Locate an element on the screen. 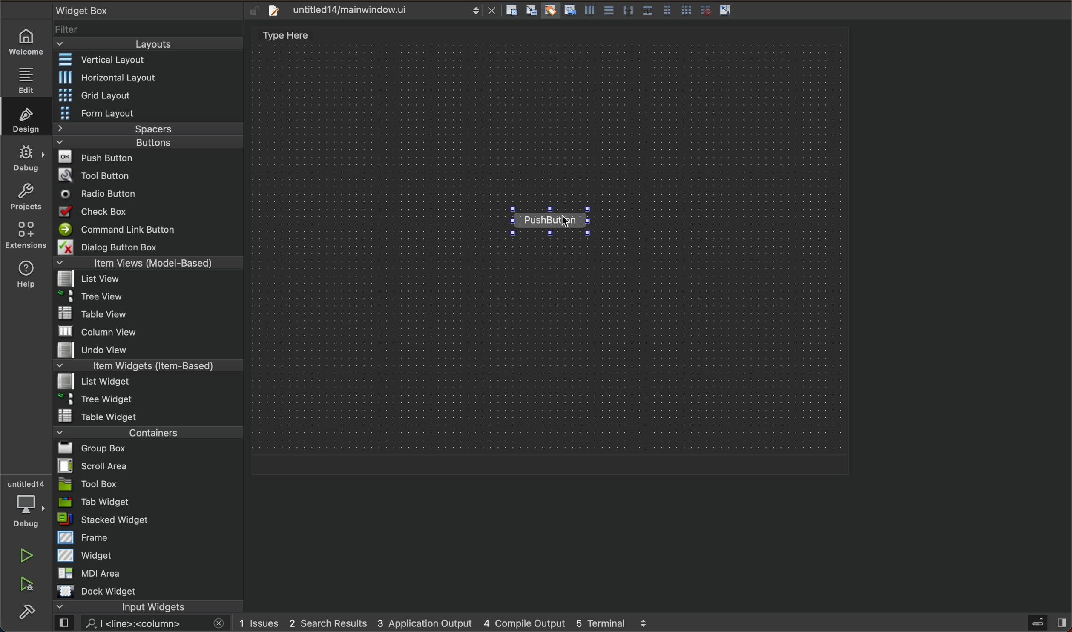 This screenshot has height=632, width=1072. run is located at coordinates (25, 555).